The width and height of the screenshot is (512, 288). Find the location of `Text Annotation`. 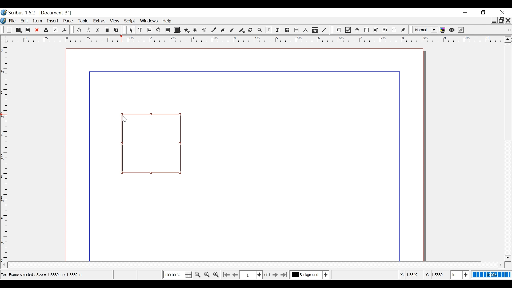

Text Annotation is located at coordinates (394, 30).